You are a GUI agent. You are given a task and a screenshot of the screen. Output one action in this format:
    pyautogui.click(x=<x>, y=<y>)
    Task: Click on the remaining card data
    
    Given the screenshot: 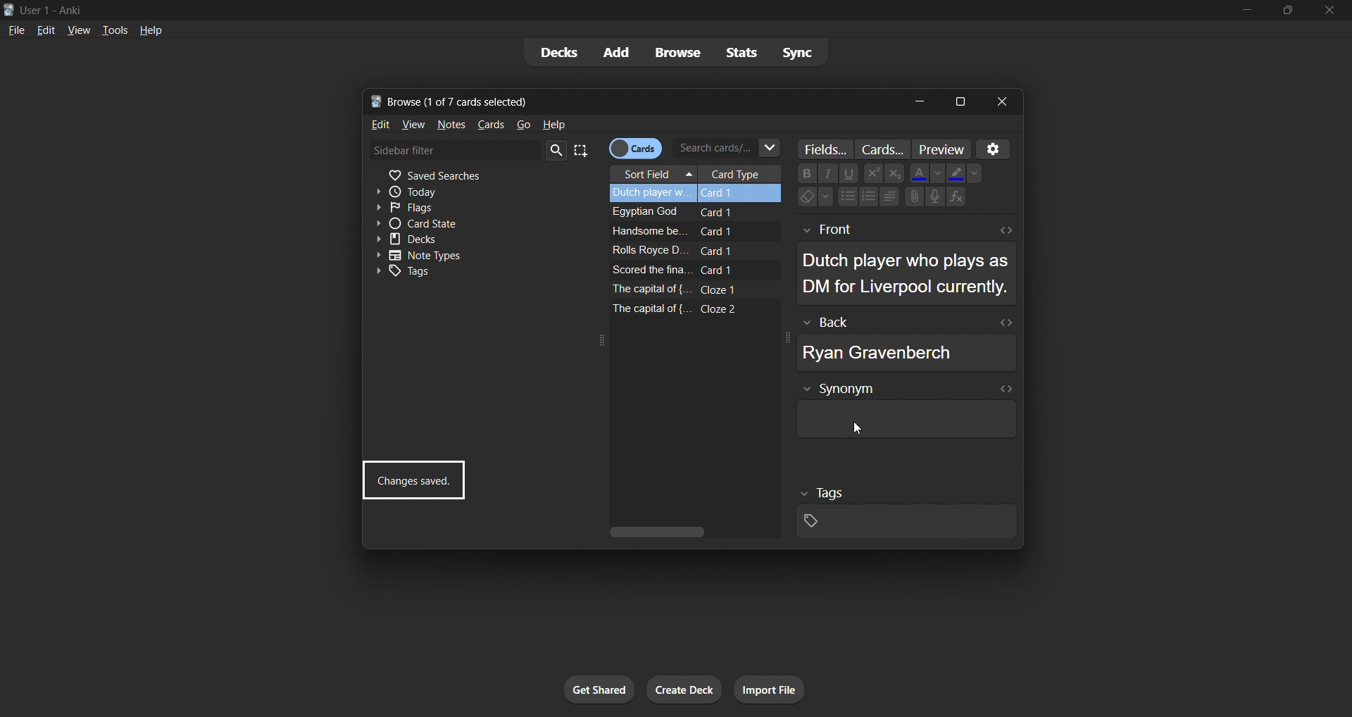 What is the action you would take?
    pyautogui.click(x=692, y=259)
    